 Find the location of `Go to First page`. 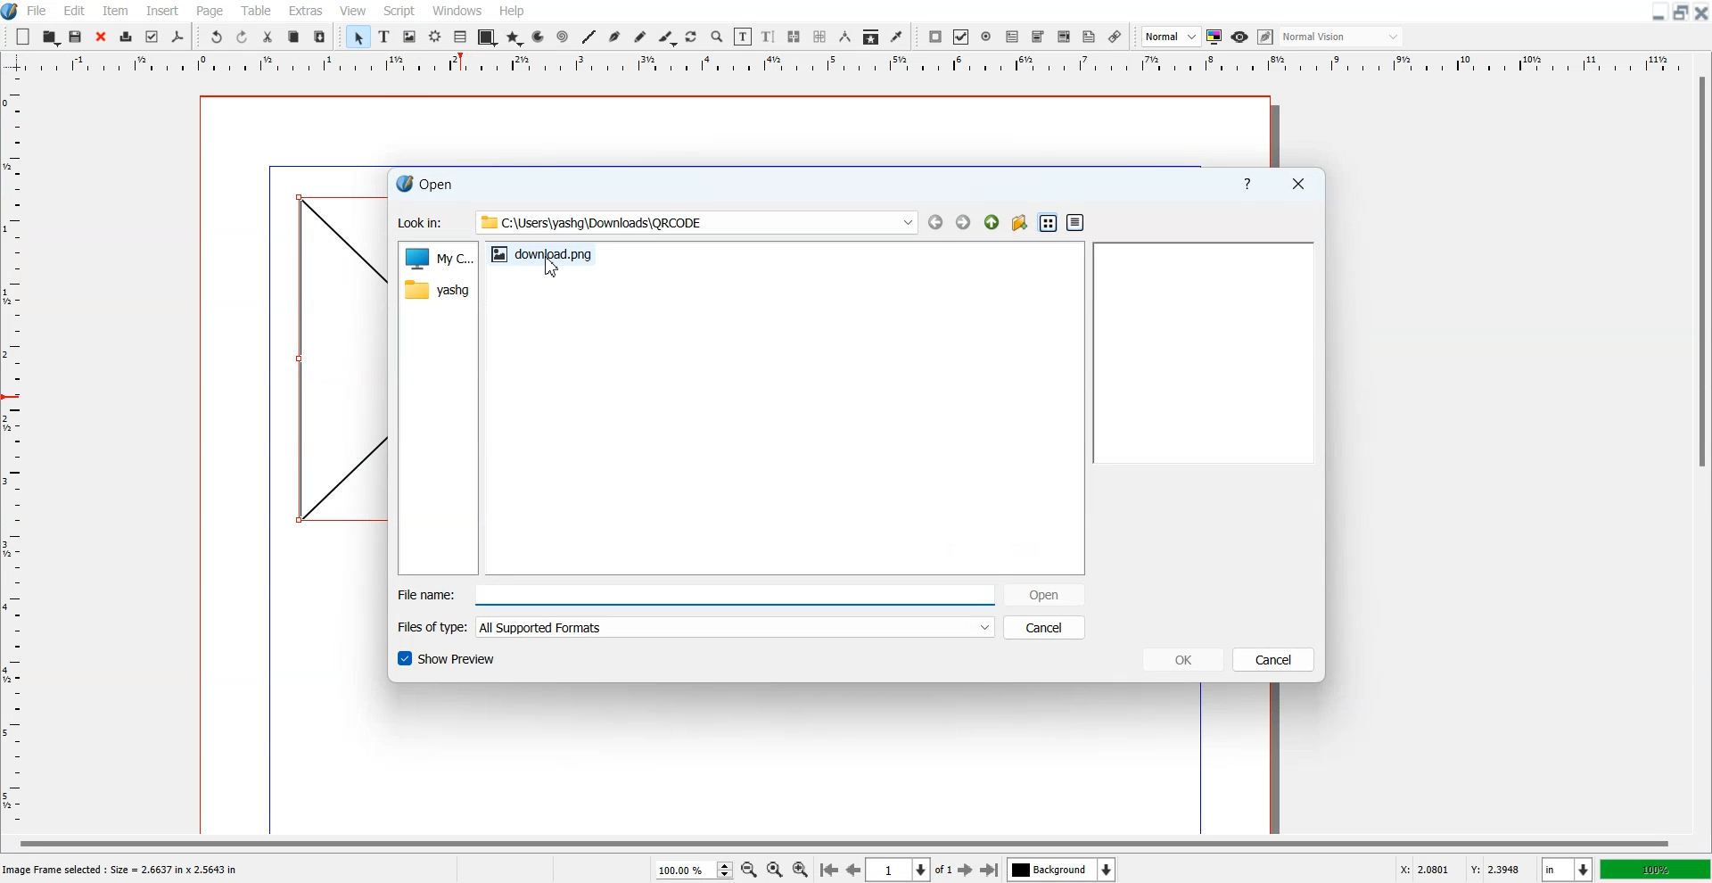

Go to First page is located at coordinates (829, 869).